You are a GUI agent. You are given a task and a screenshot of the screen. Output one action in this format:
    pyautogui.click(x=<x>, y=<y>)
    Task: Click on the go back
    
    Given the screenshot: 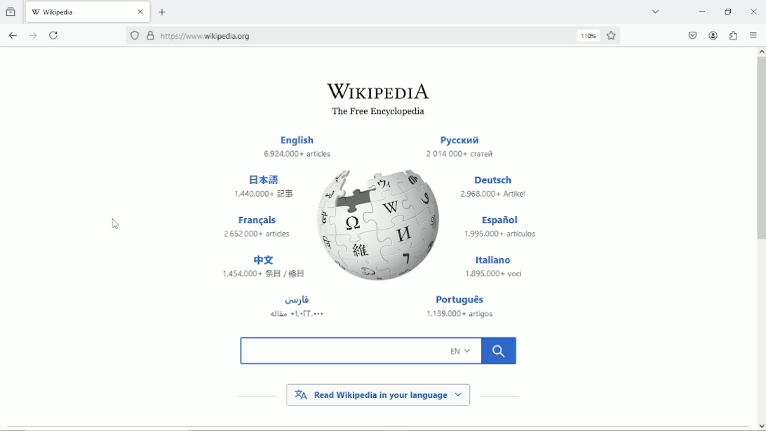 What is the action you would take?
    pyautogui.click(x=13, y=34)
    